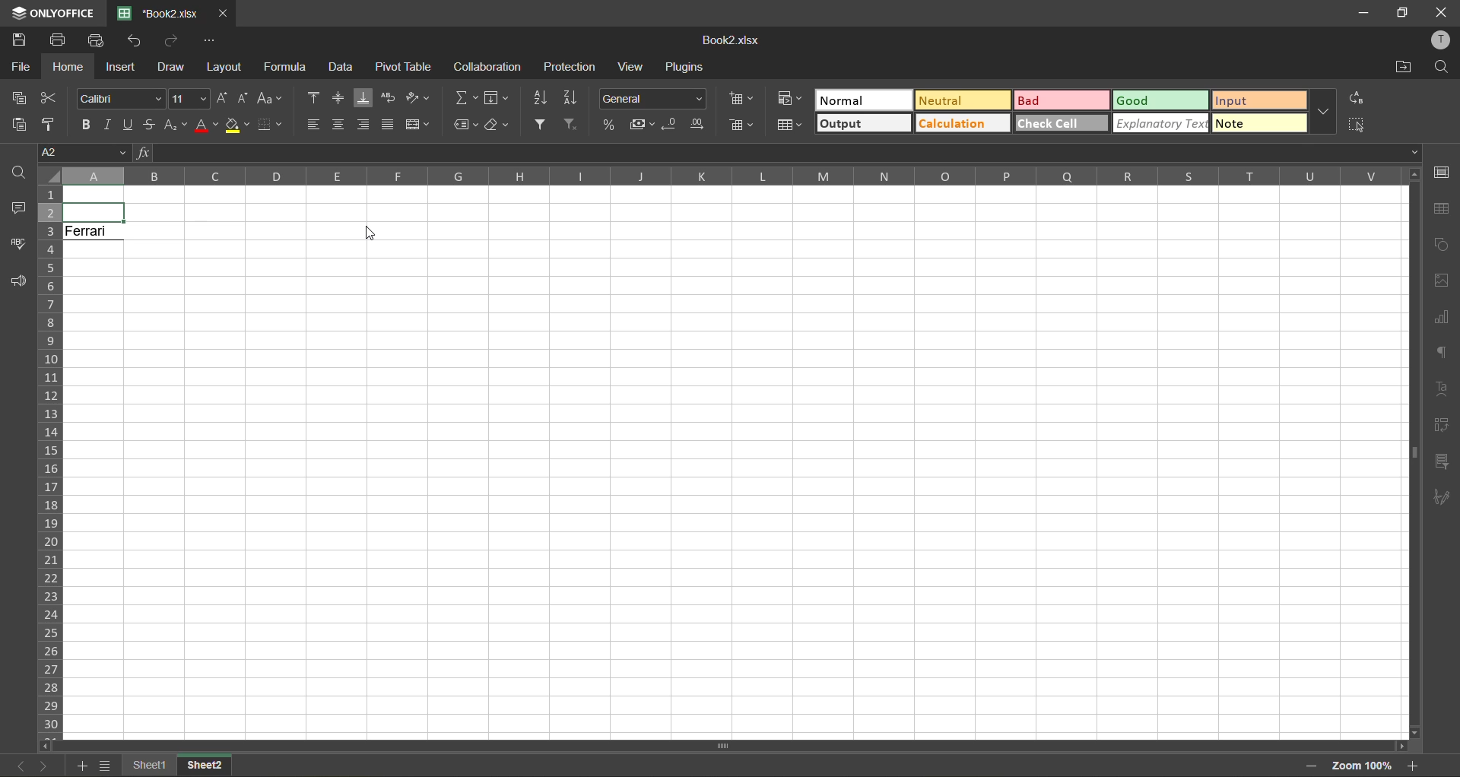 Image resolution: width=1460 pixels, height=777 pixels. What do you see at coordinates (772, 152) in the screenshot?
I see `formula bar` at bounding box center [772, 152].